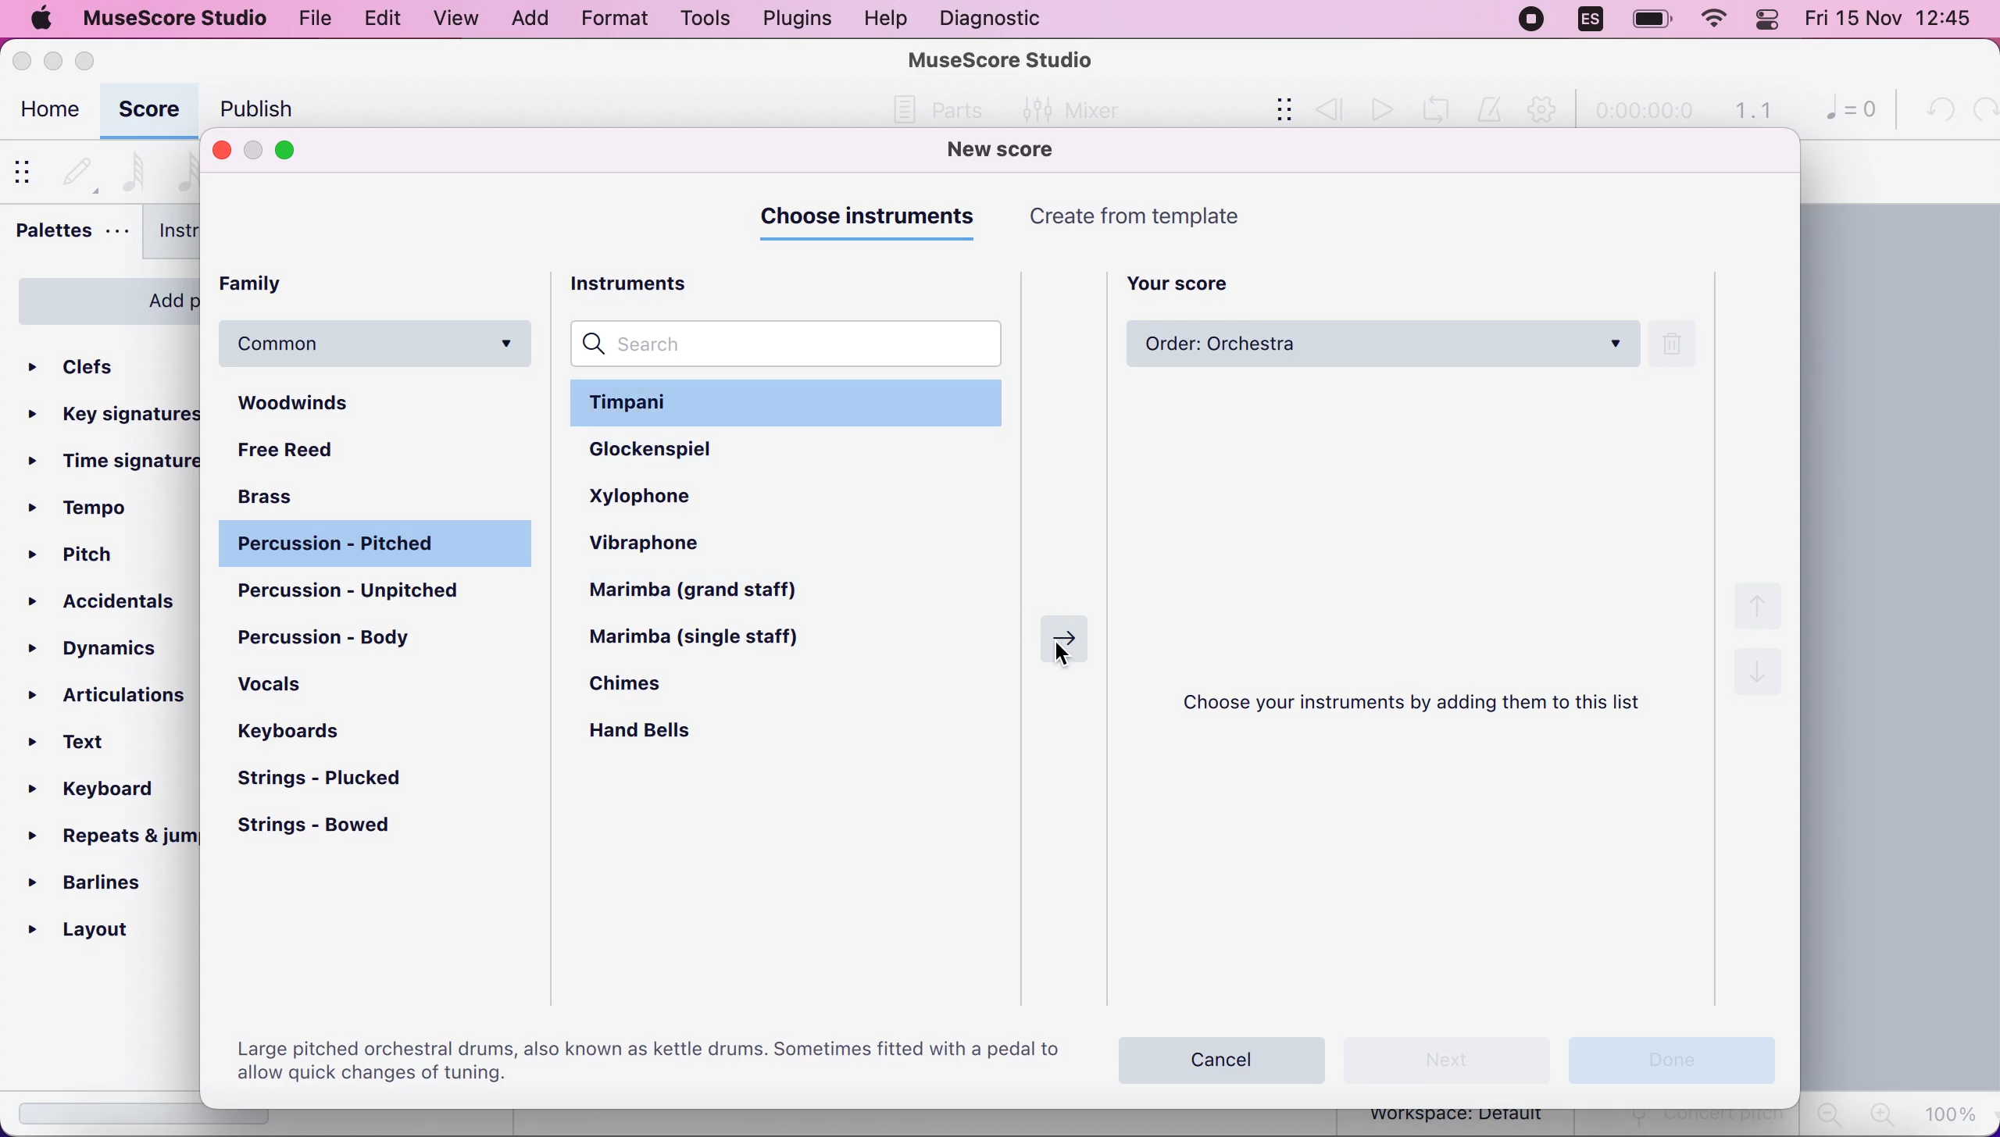 This screenshot has width=2000, height=1137. Describe the element at coordinates (379, 592) in the screenshot. I see `percussion - unpitched` at that location.